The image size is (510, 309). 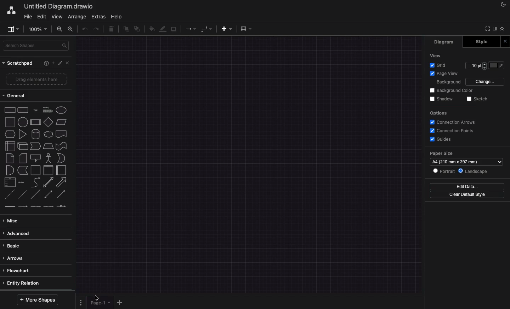 What do you see at coordinates (35, 182) in the screenshot?
I see `curve` at bounding box center [35, 182].